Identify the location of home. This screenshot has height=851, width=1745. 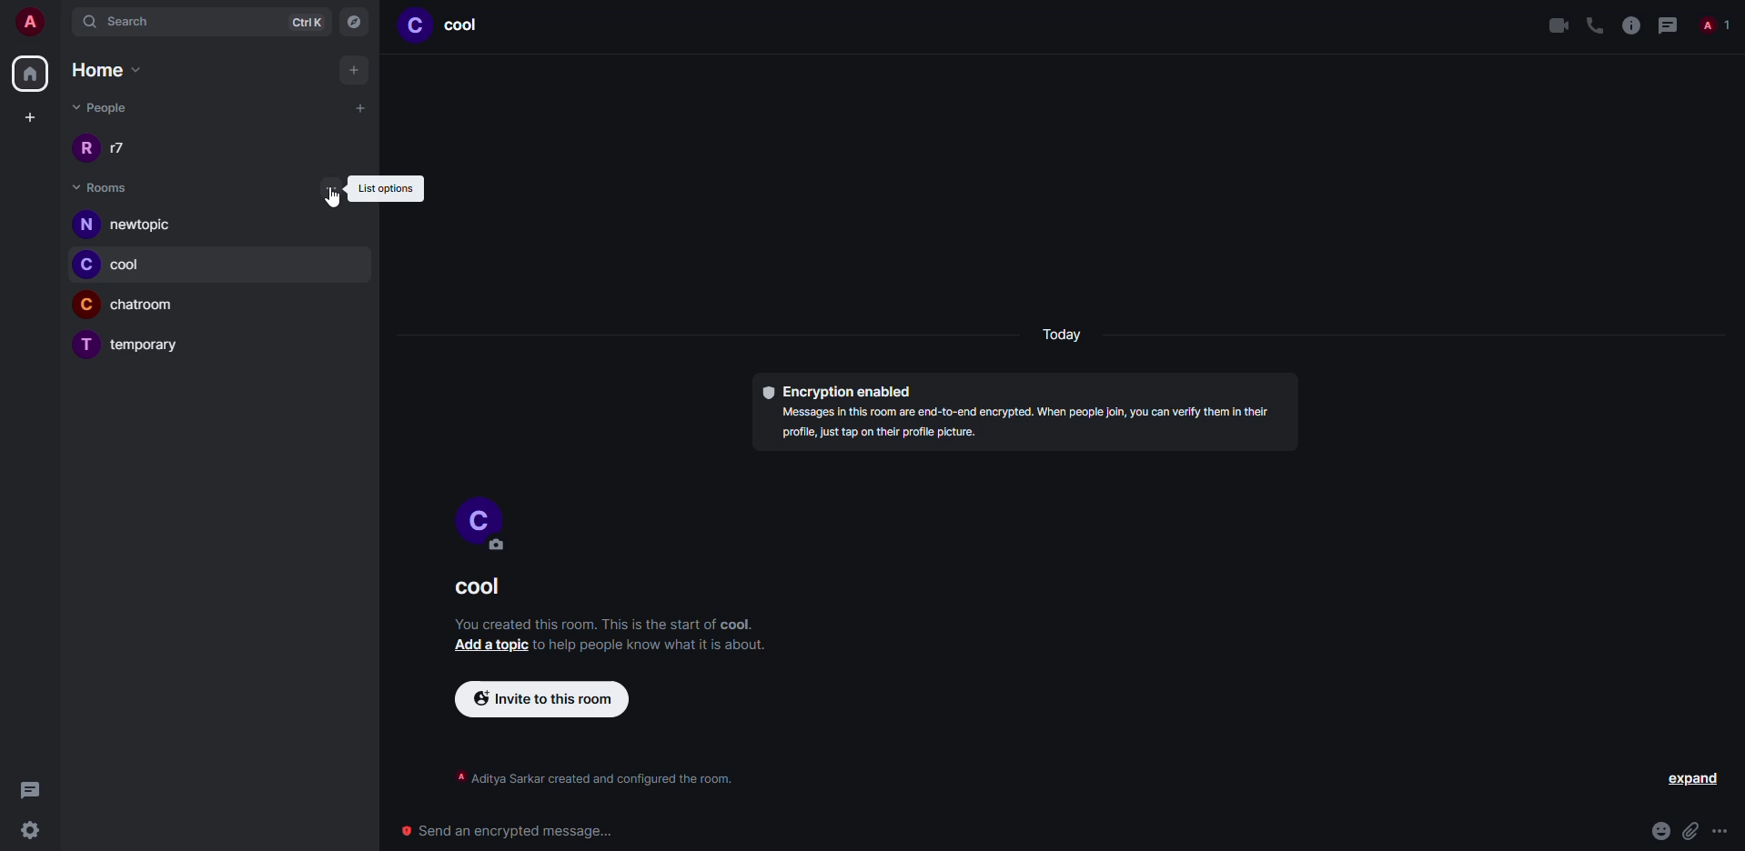
(107, 71).